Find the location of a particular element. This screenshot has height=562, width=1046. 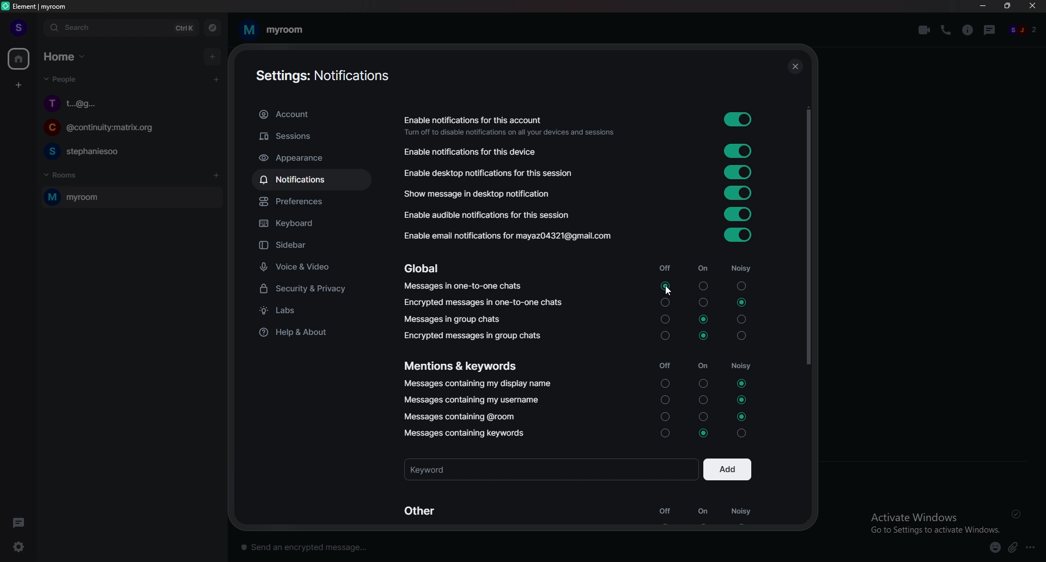

expand is located at coordinates (37, 28).